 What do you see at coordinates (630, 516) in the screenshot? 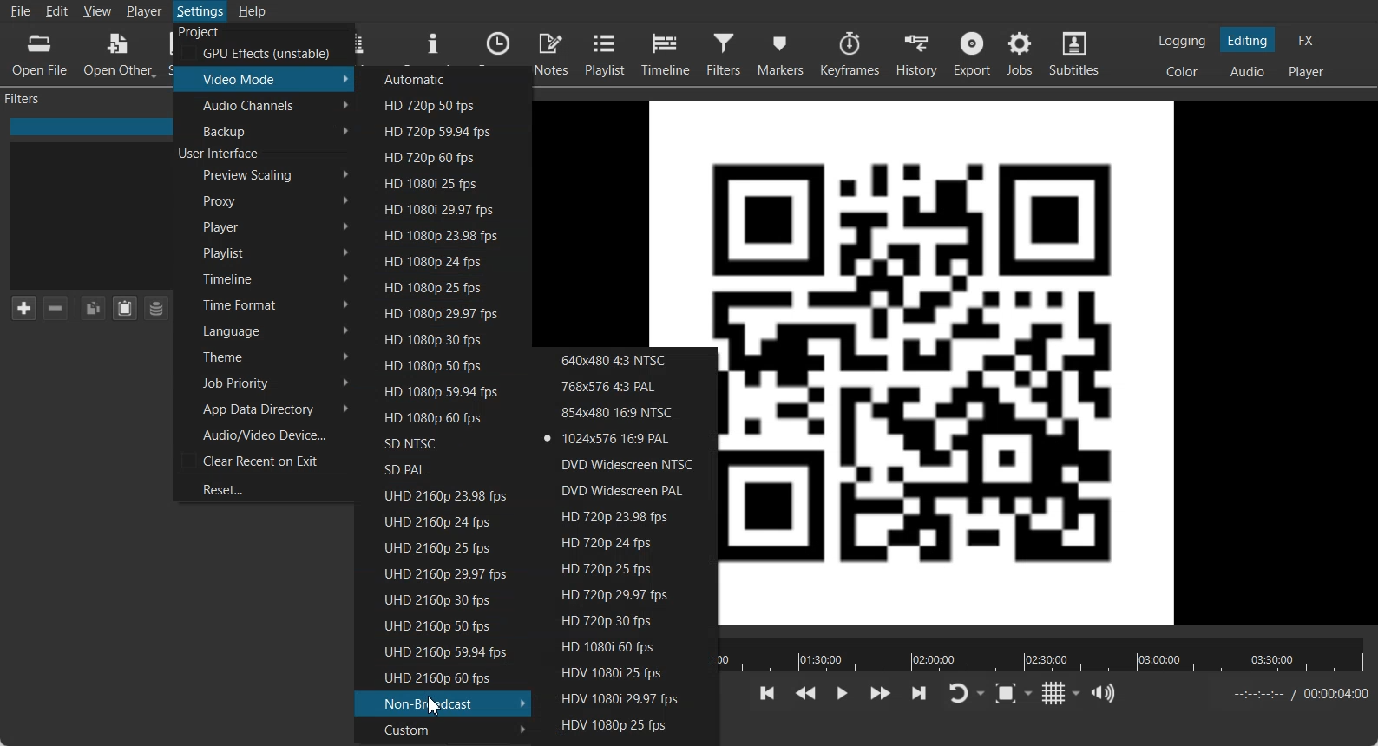
I see `HD 720p 23.98 fps` at bounding box center [630, 516].